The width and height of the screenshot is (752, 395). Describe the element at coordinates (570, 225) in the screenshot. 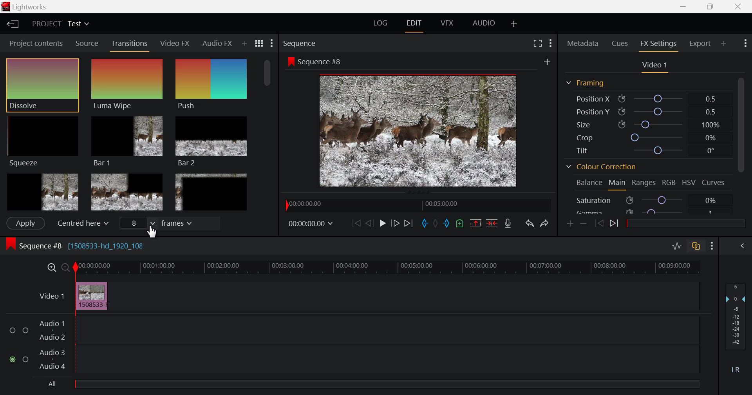

I see `Add keyframe` at that location.